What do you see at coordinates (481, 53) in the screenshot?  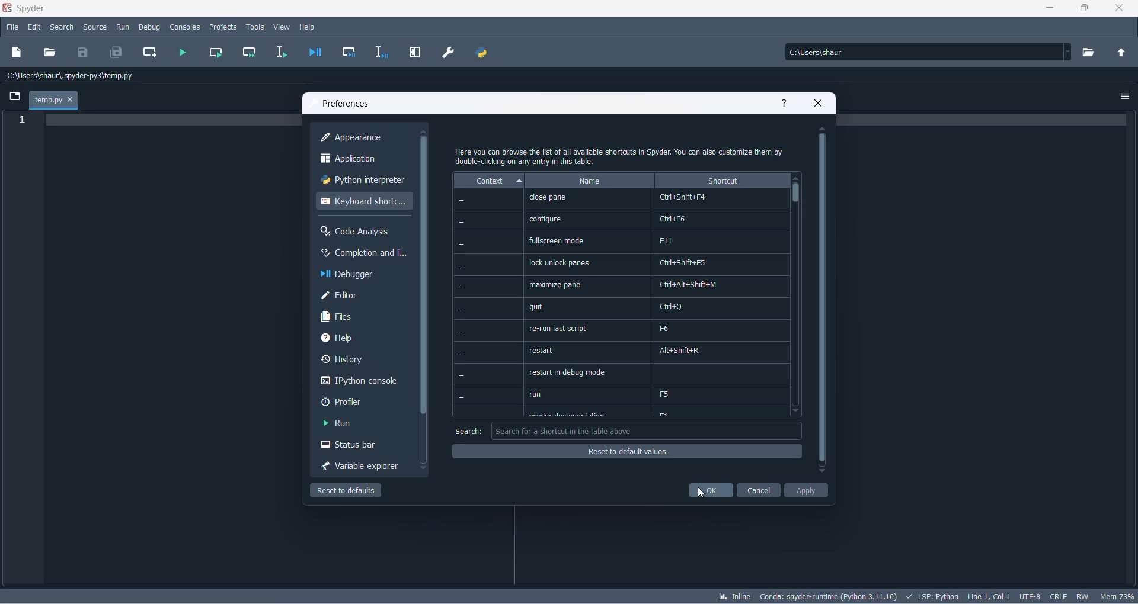 I see `PYTHON PATH MANAGER` at bounding box center [481, 53].